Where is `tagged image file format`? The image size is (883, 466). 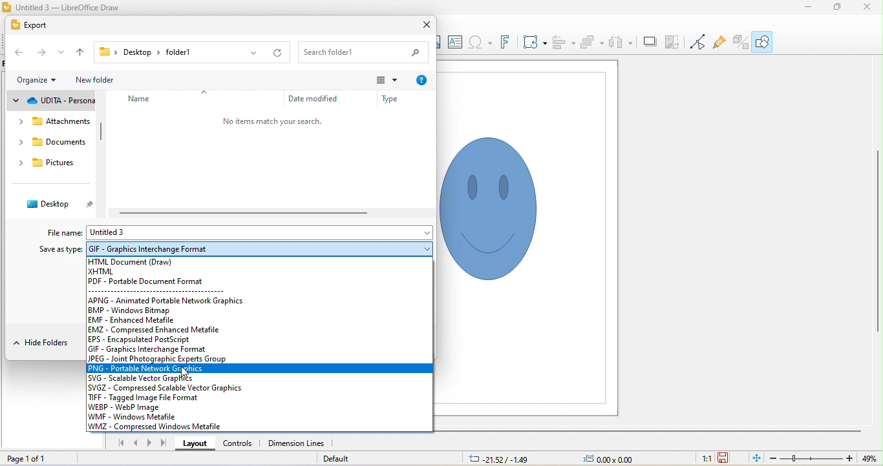
tagged image file format is located at coordinates (145, 397).